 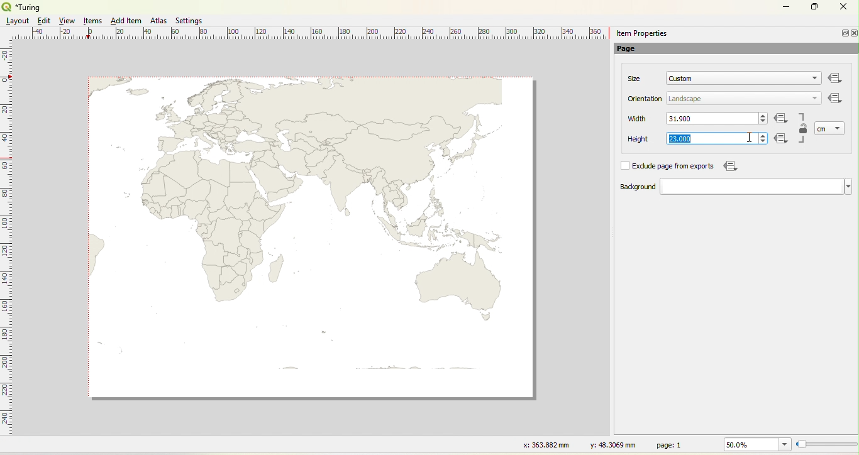 I want to click on 22.000, so click(x=679, y=139).